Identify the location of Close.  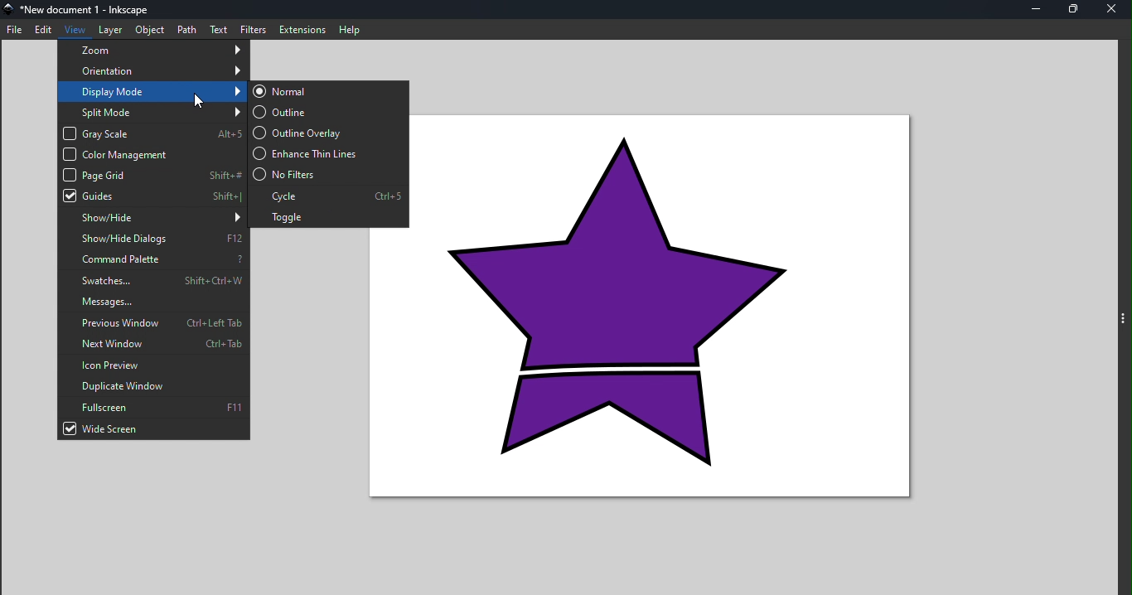
(1113, 11).